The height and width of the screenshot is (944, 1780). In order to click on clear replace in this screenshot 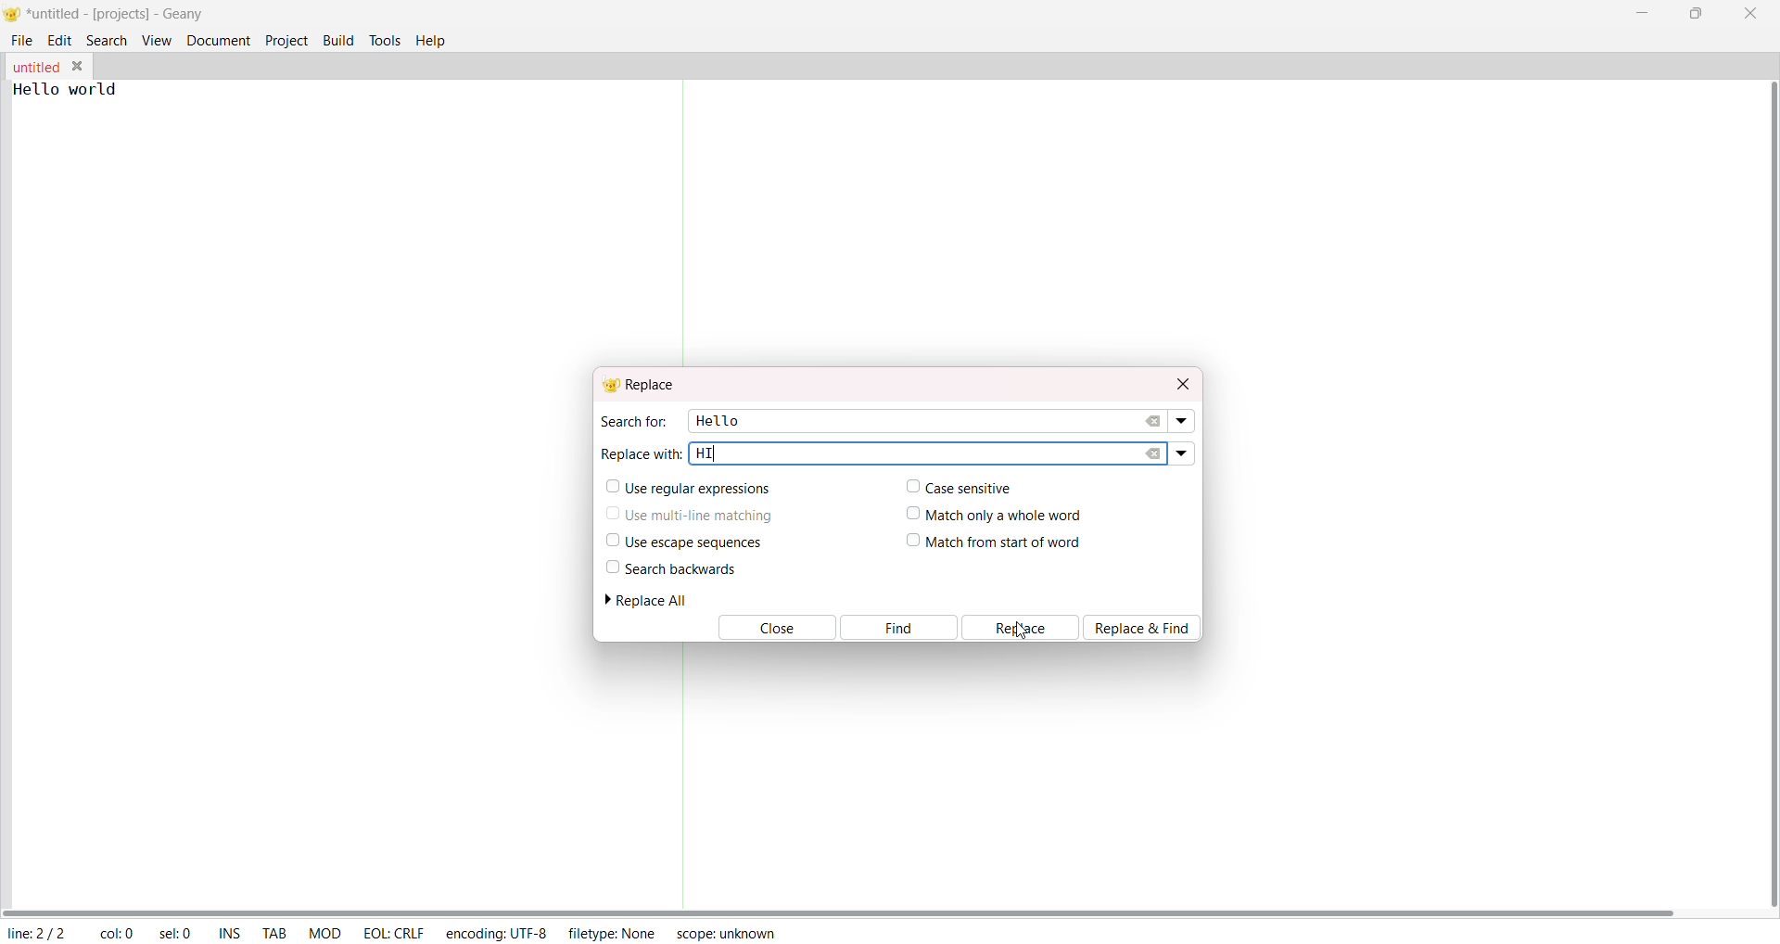, I will do `click(1153, 453)`.